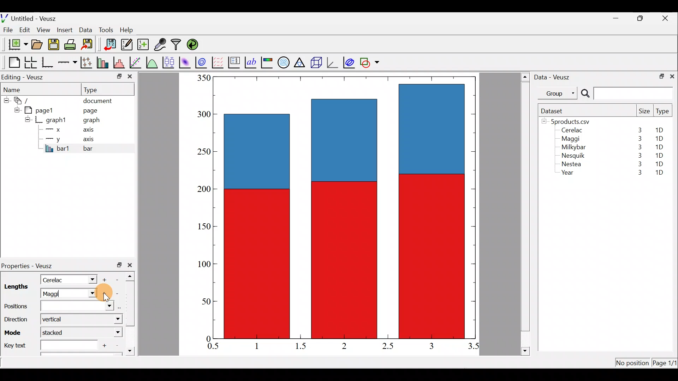 Image resolution: width=678 pixels, height=381 pixels. What do you see at coordinates (169, 62) in the screenshot?
I see `Plot box plots` at bounding box center [169, 62].